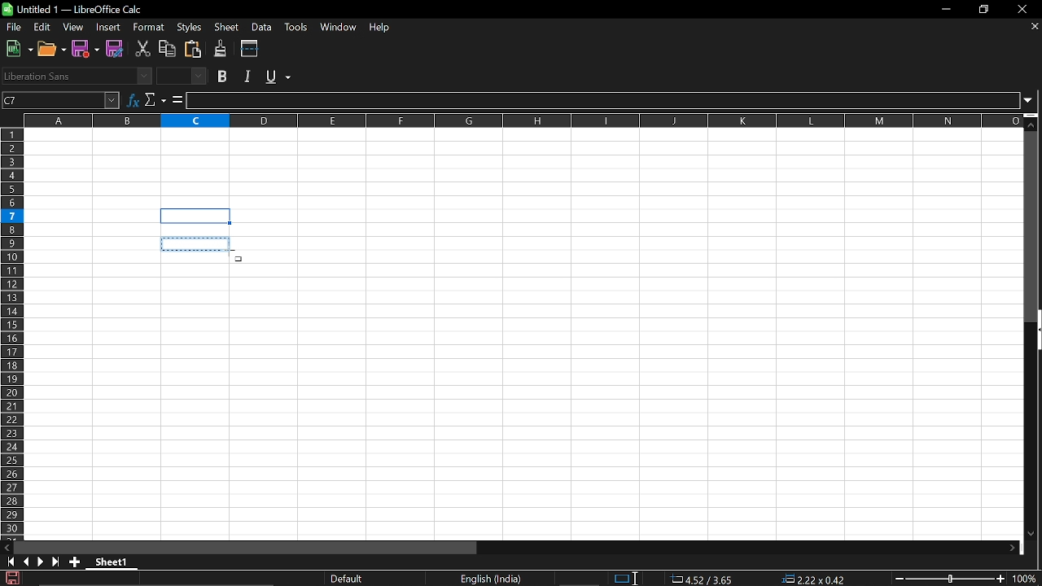  What do you see at coordinates (1033, 226) in the screenshot?
I see `Vertical scrollbar` at bounding box center [1033, 226].